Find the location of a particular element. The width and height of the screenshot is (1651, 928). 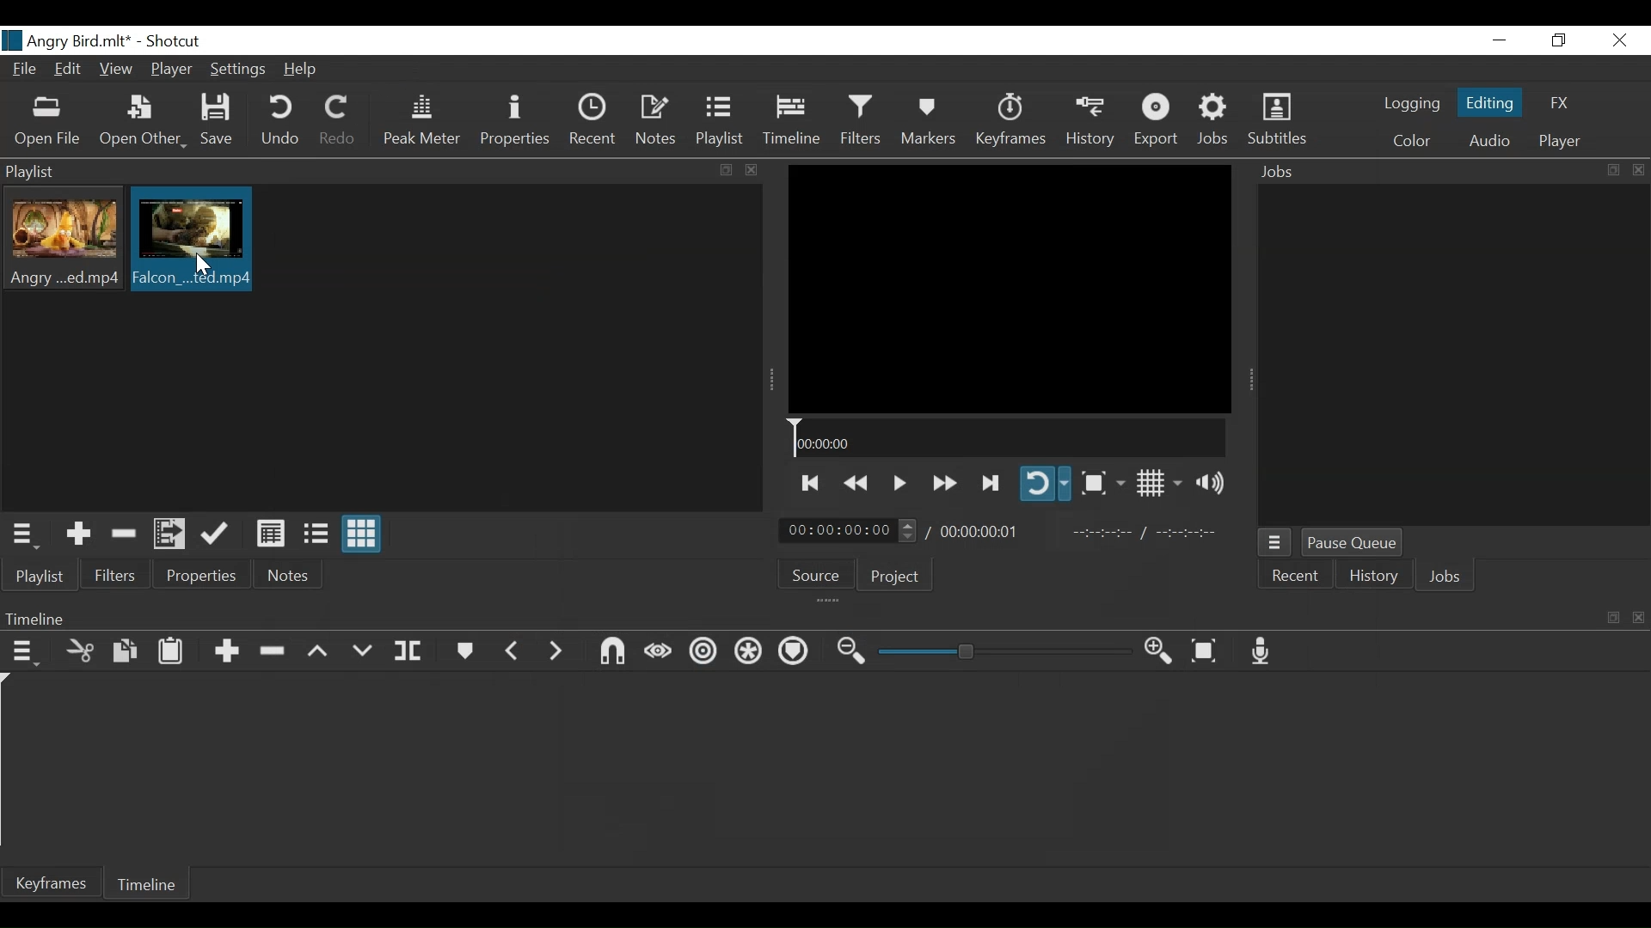

Ripple is located at coordinates (706, 654).